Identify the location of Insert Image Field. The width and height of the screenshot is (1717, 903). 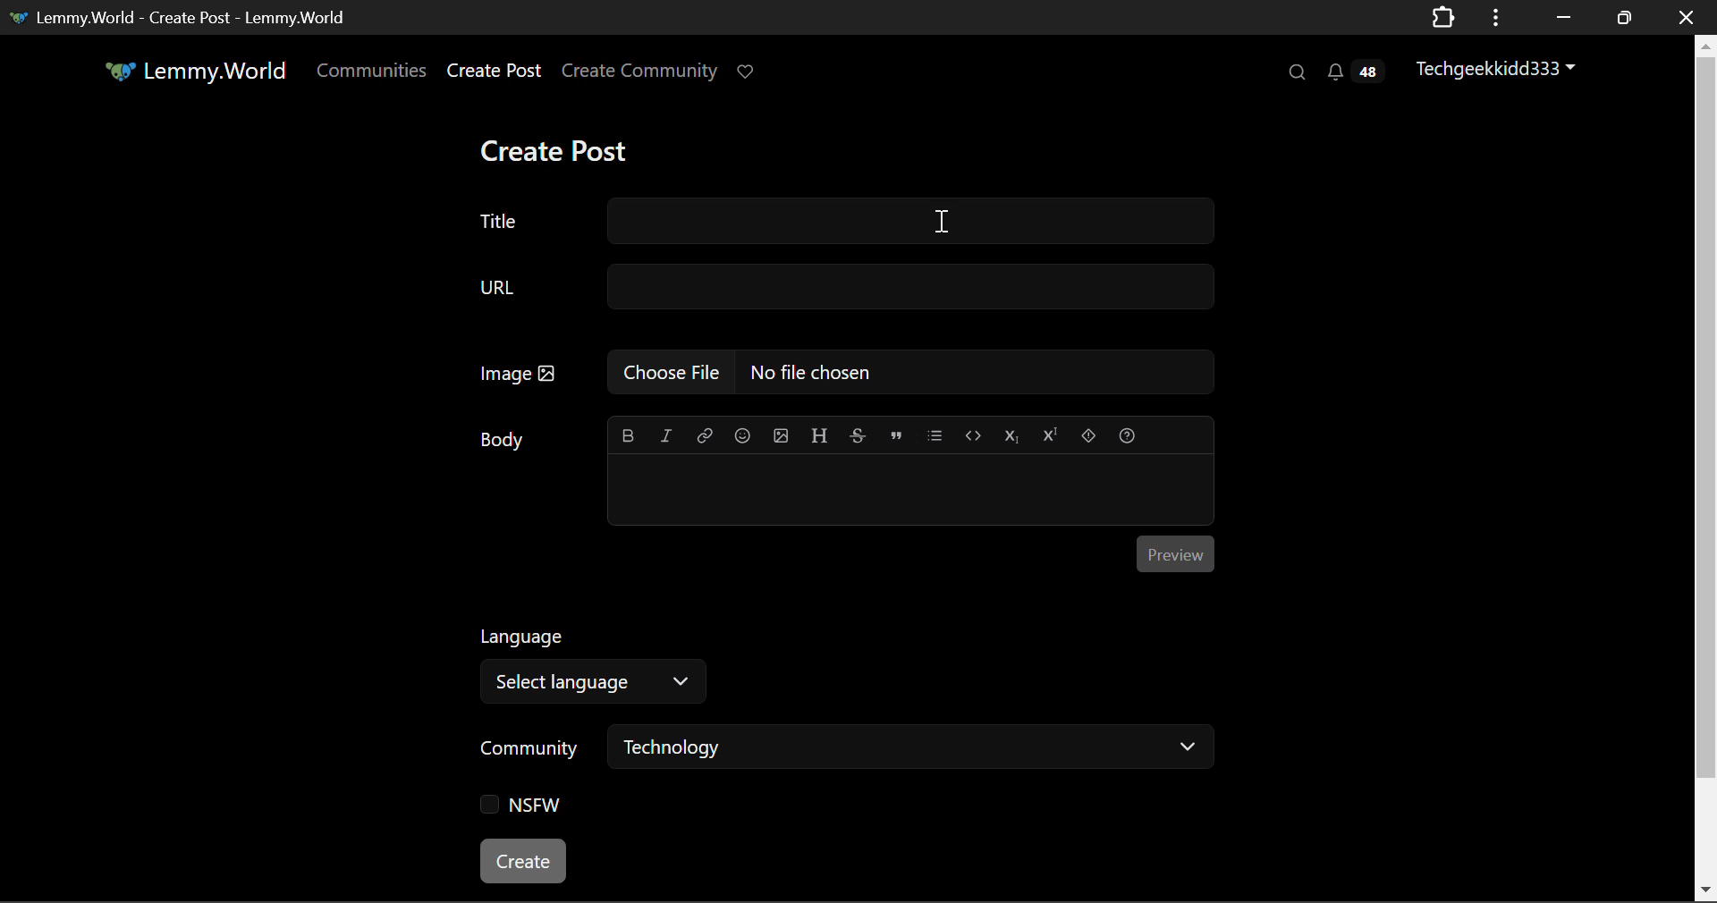
(846, 372).